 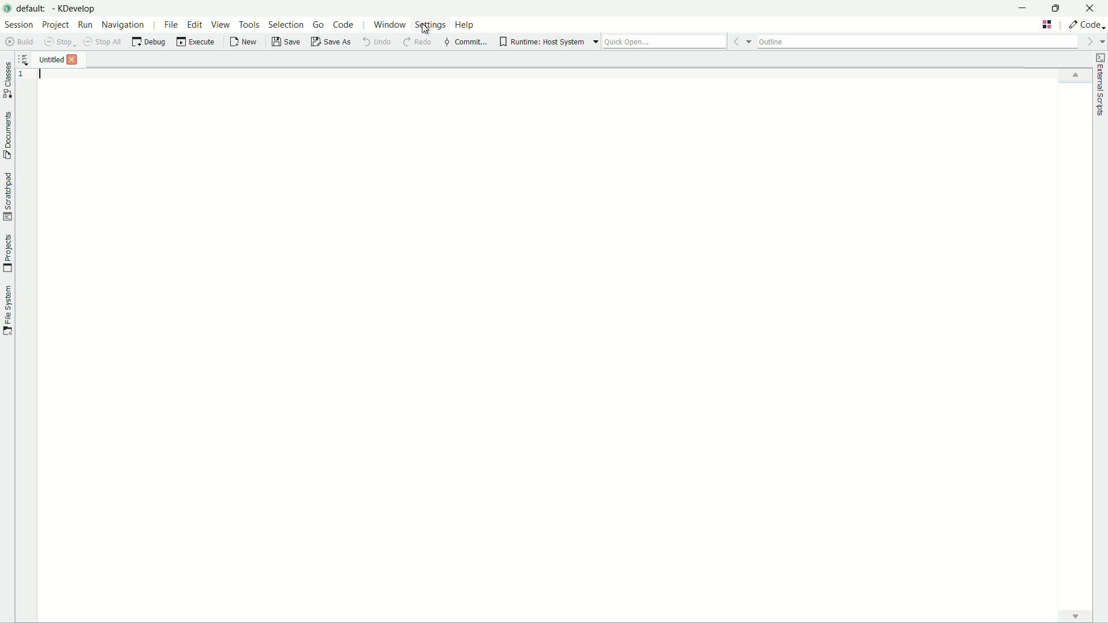 I want to click on run, so click(x=85, y=24).